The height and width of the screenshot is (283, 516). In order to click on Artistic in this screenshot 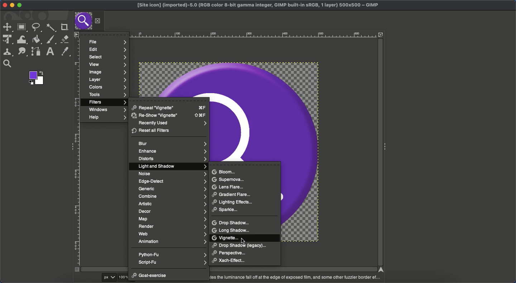, I will do `click(172, 204)`.